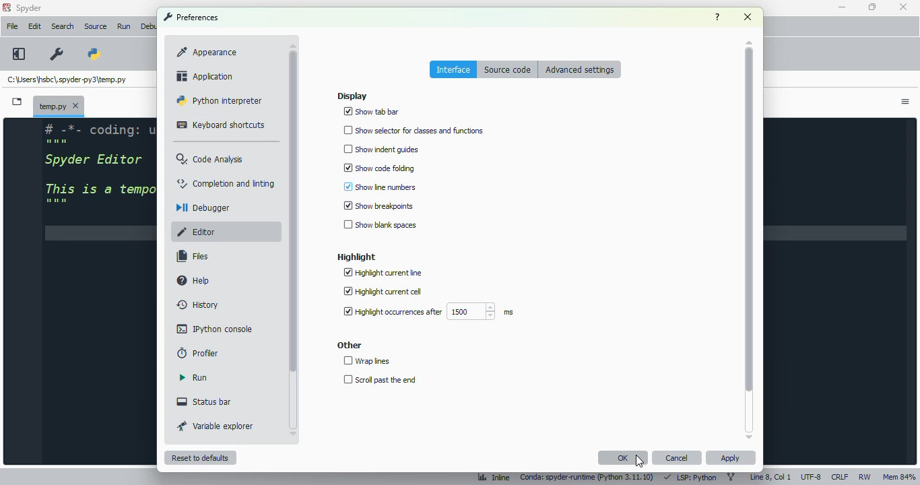 This screenshot has width=920, height=485. Describe the element at coordinates (379, 167) in the screenshot. I see `show code folding` at that location.